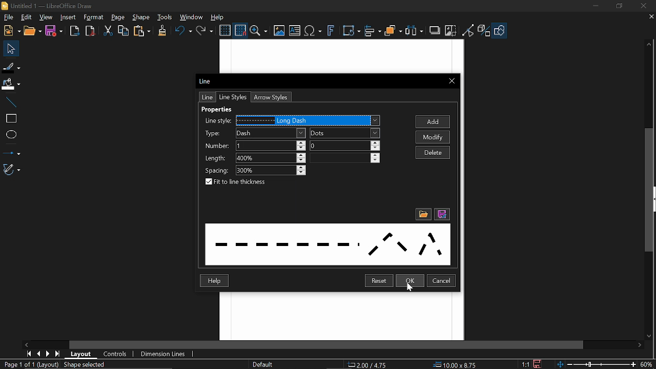 The height and width of the screenshot is (369, 656). Describe the element at coordinates (499, 31) in the screenshot. I see `Shapes` at that location.